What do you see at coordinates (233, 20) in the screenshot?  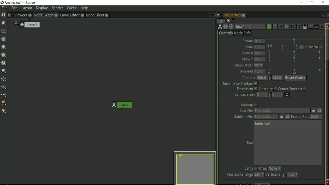 I see `Minimize/maximize all panels` at bounding box center [233, 20].